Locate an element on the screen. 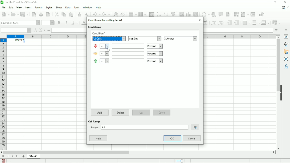 This screenshot has height=163, width=290. Bold is located at coordinates (59, 23).